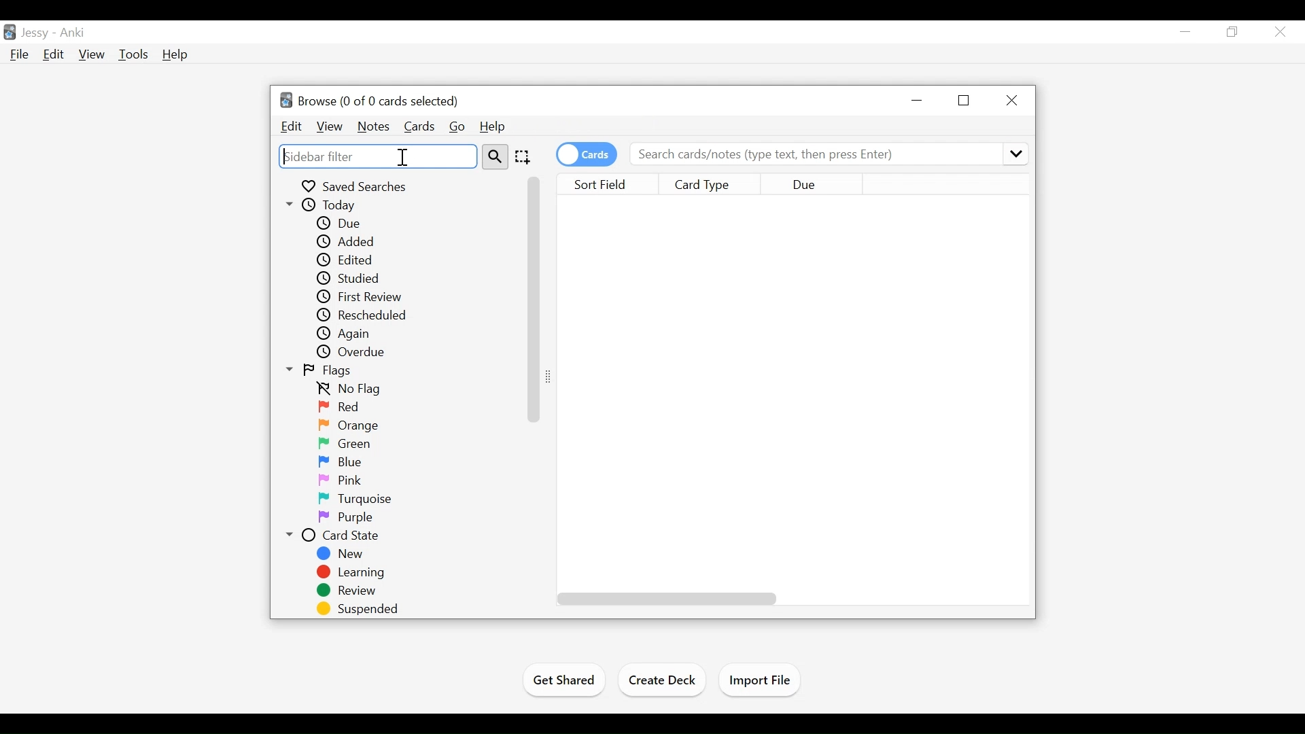 The image size is (1305, 734). I want to click on Orange, so click(352, 425).